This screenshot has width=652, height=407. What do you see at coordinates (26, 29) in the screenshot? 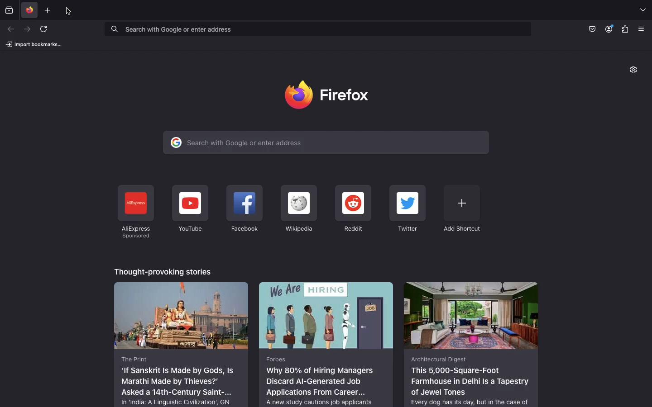
I see `Next page` at bounding box center [26, 29].